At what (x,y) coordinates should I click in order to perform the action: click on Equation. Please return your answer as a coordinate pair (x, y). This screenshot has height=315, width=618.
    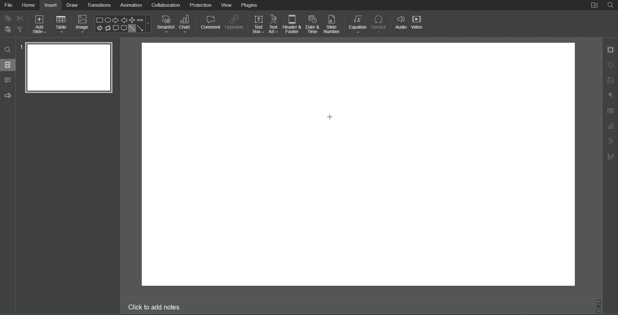
    Looking at the image, I should click on (358, 24).